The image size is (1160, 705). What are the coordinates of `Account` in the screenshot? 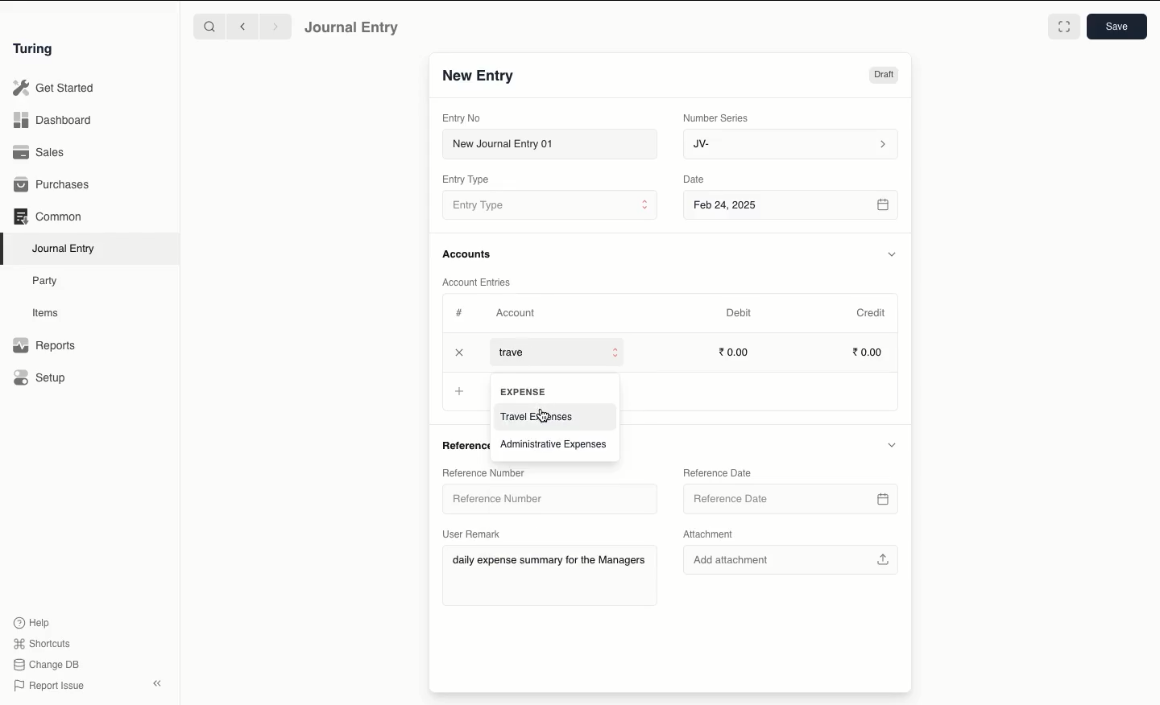 It's located at (516, 313).